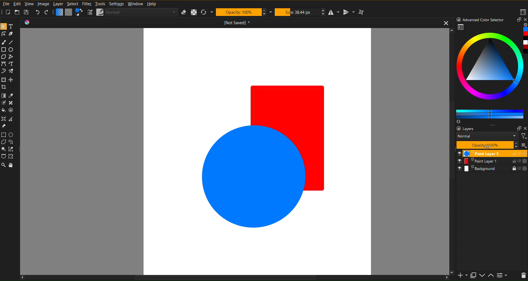 The width and height of the screenshot is (528, 281). Describe the element at coordinates (12, 118) in the screenshot. I see `Reference Tool` at that location.